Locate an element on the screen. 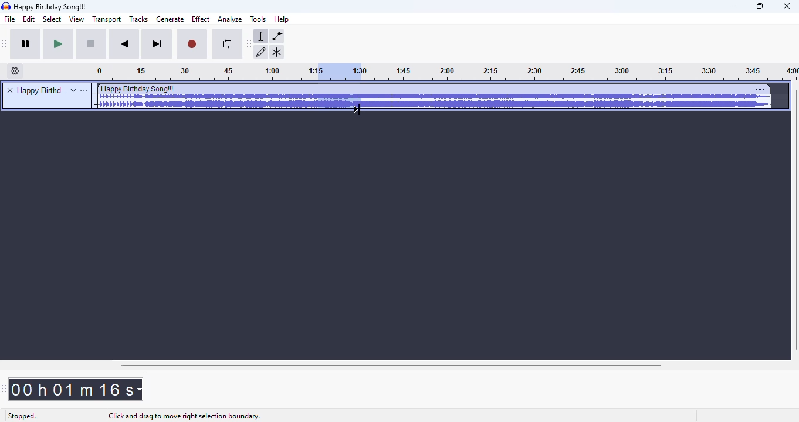 The width and height of the screenshot is (799, 422). edit is located at coordinates (31, 19).